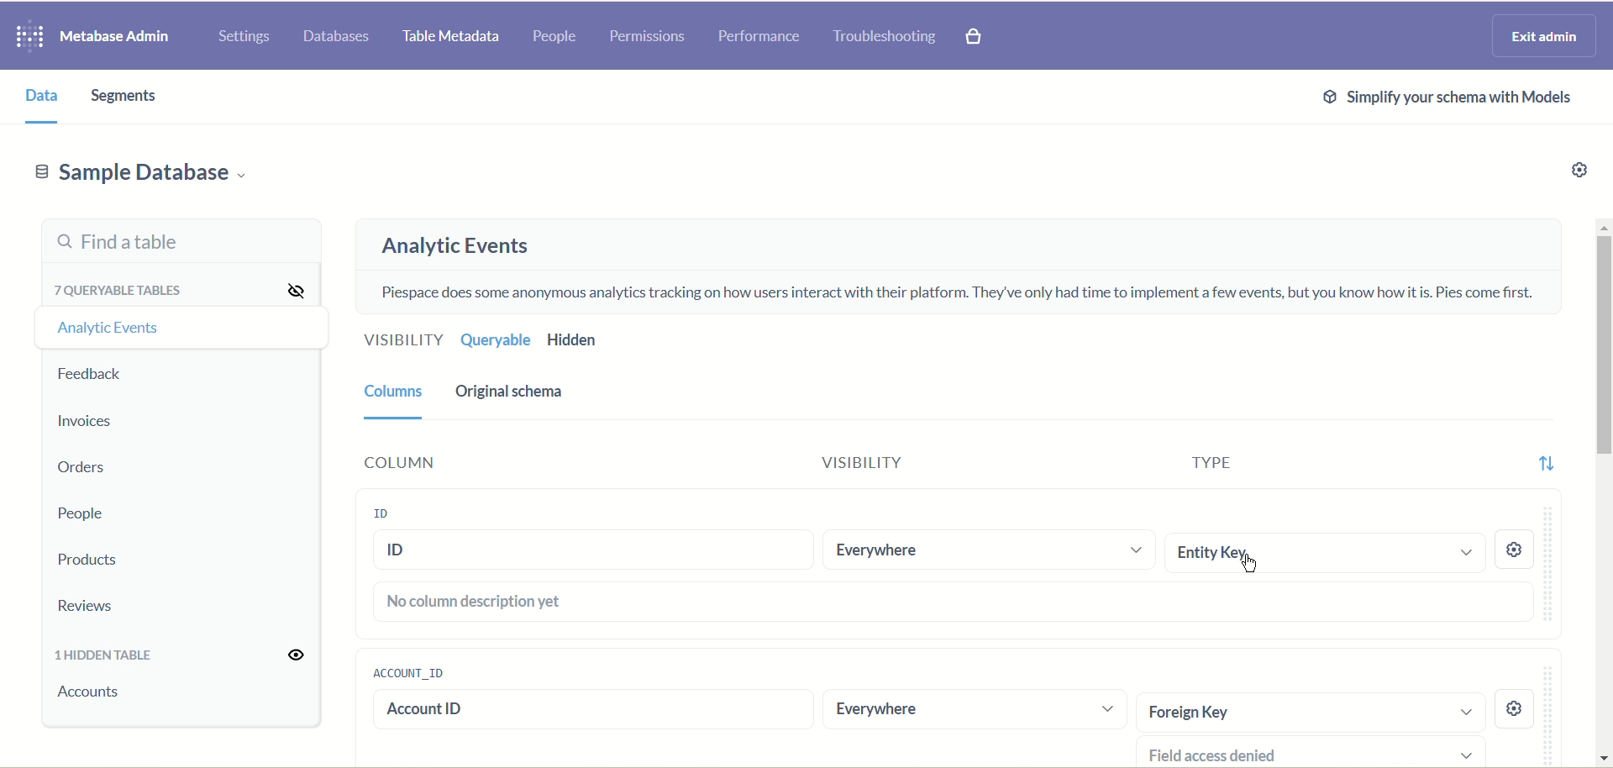  I want to click on account, so click(94, 692).